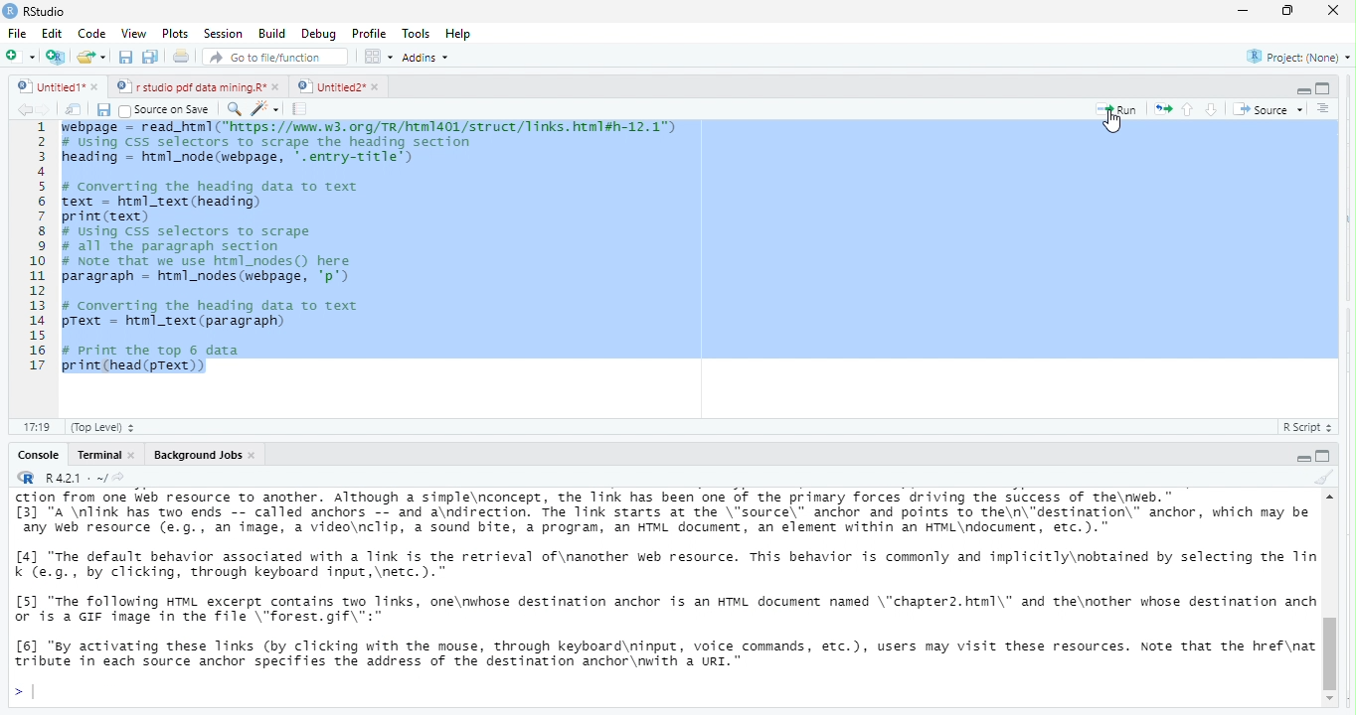 The image size is (1356, 715). I want to click on Plots, so click(174, 34).